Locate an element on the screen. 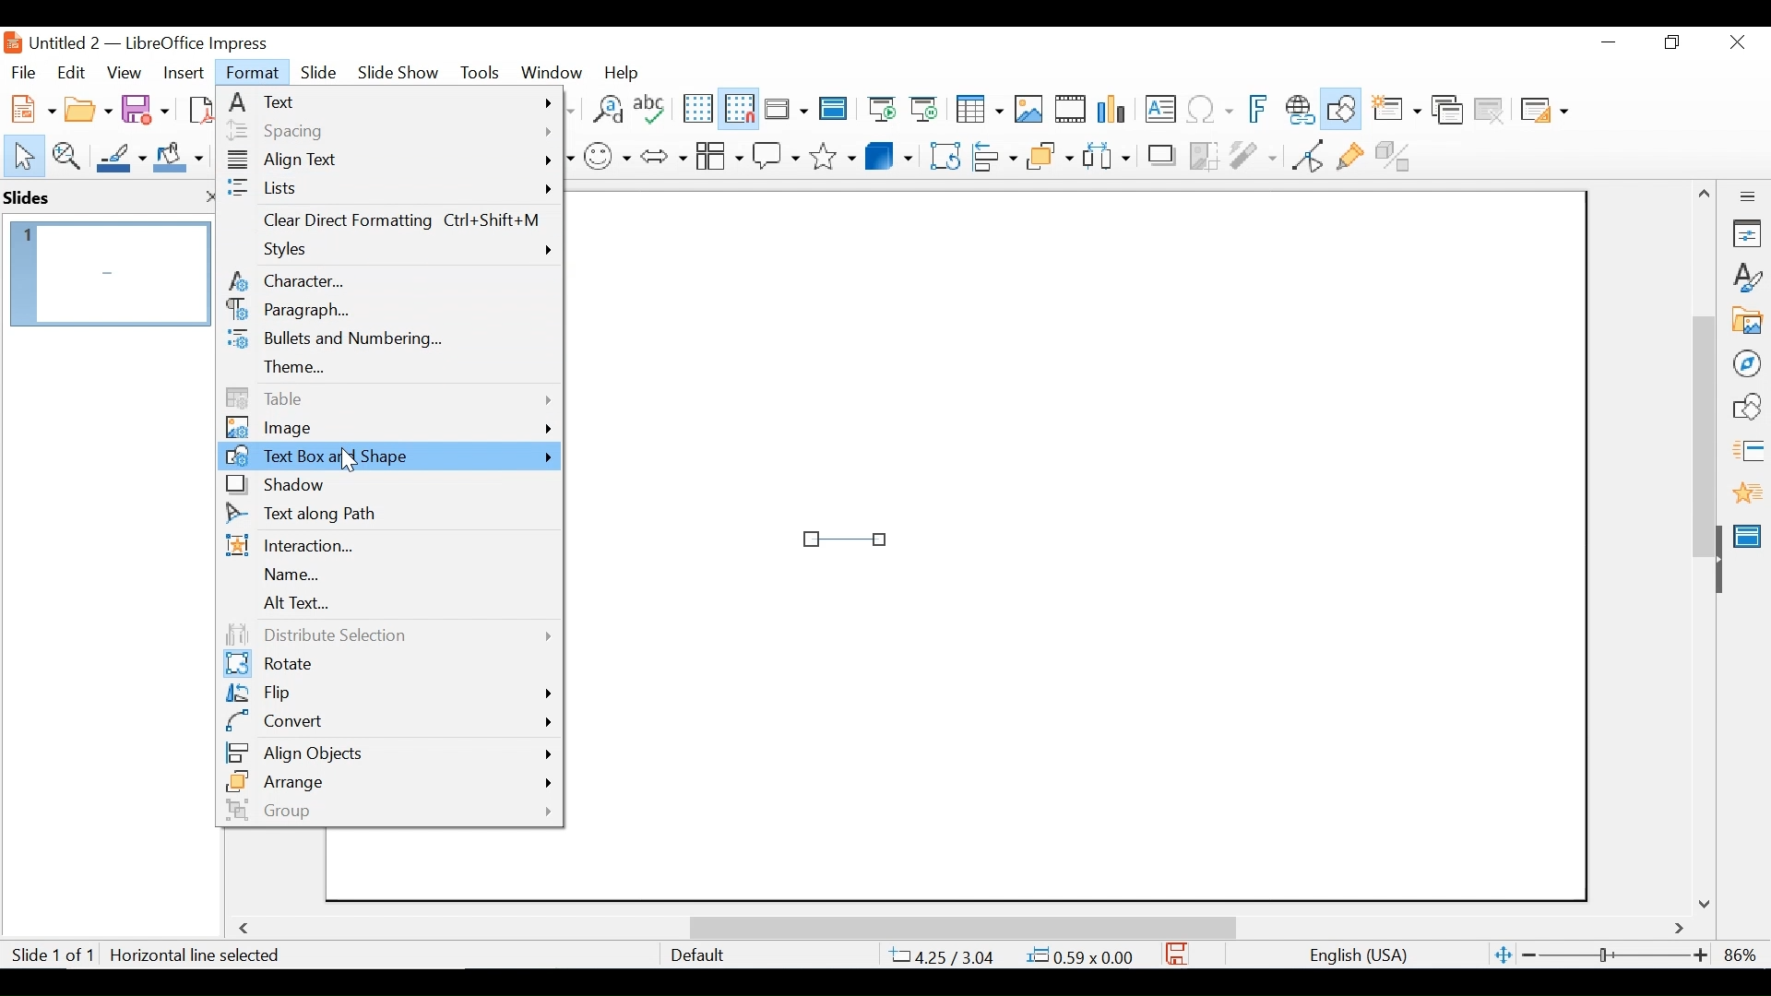 Image resolution: width=1771 pixels, height=996 pixels. Insert Frontwork is located at coordinates (1260, 110).